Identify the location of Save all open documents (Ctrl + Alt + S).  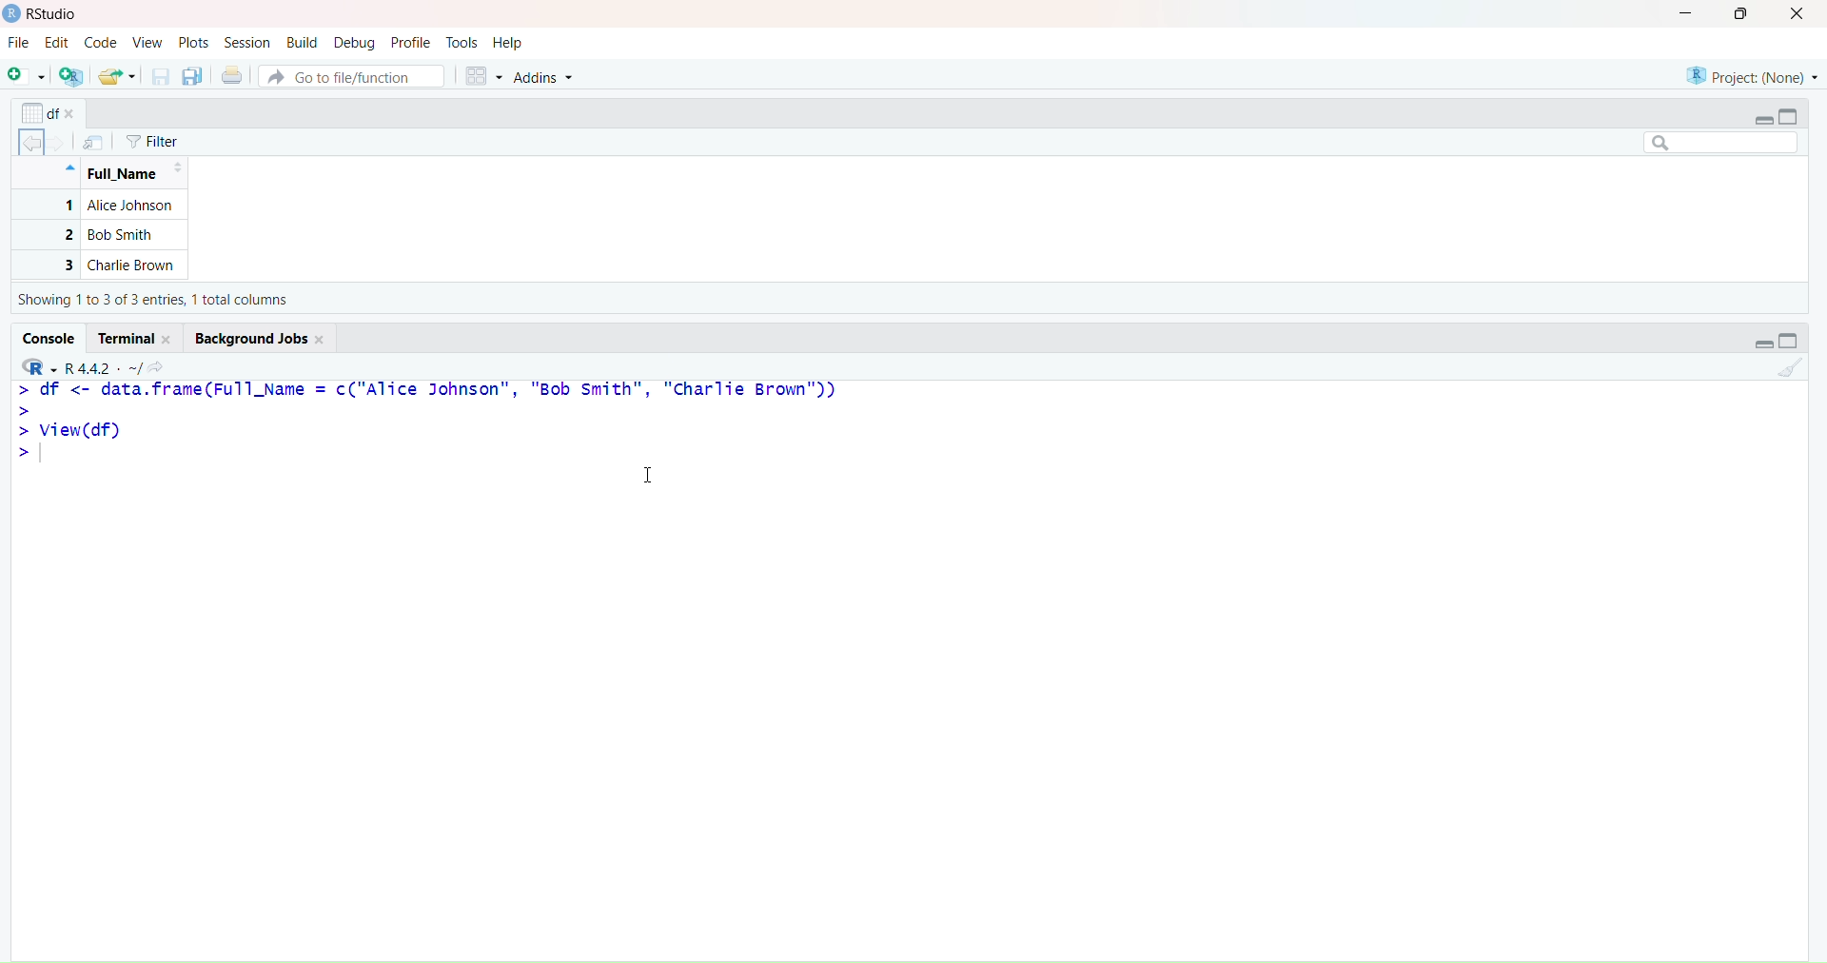
(192, 76).